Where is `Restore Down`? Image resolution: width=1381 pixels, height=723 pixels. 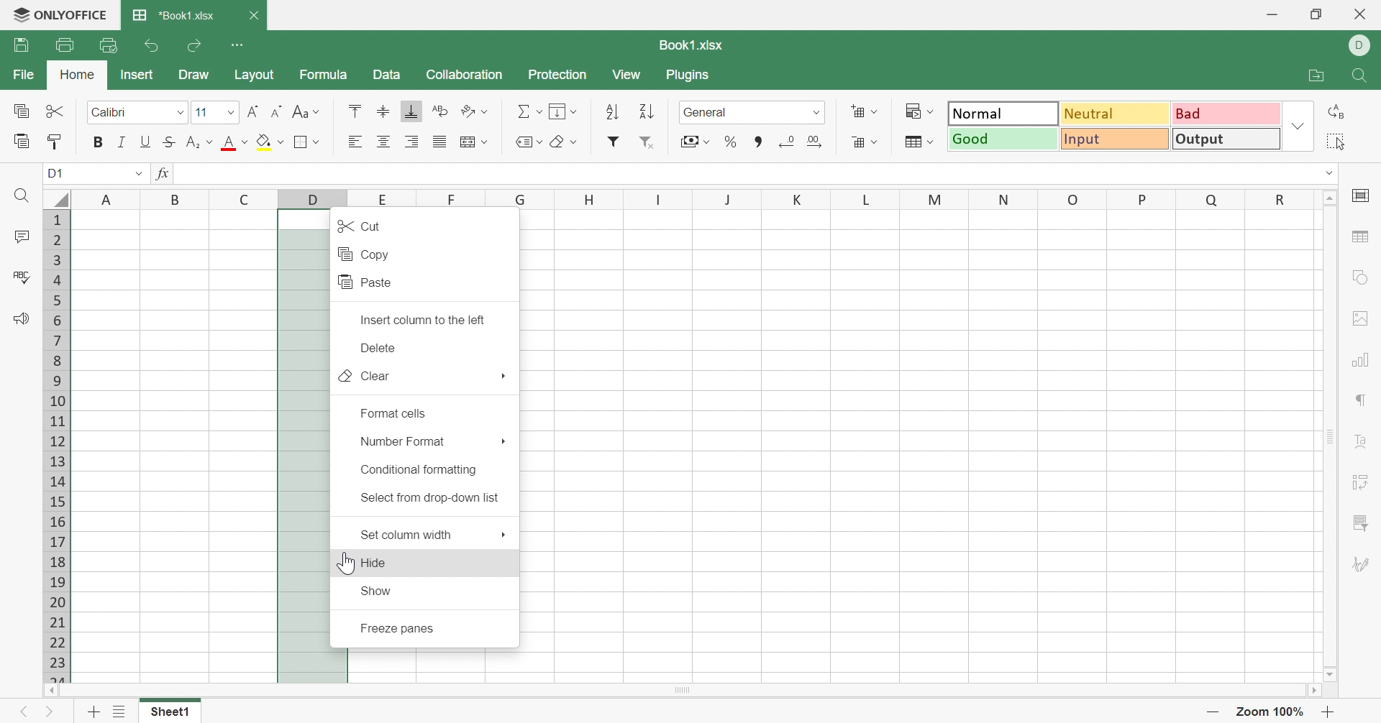 Restore Down is located at coordinates (1317, 14).